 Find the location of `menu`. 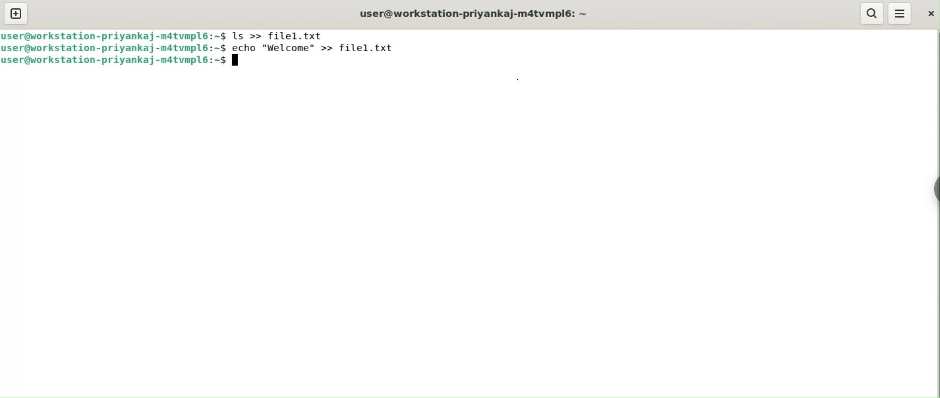

menu is located at coordinates (900, 12).